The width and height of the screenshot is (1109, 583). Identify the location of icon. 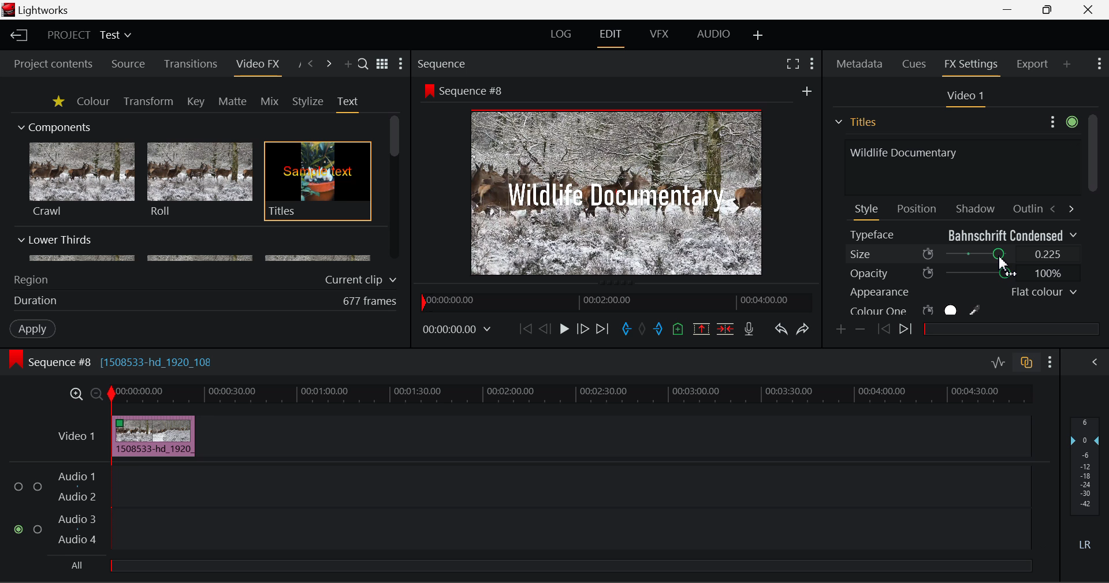
(15, 360).